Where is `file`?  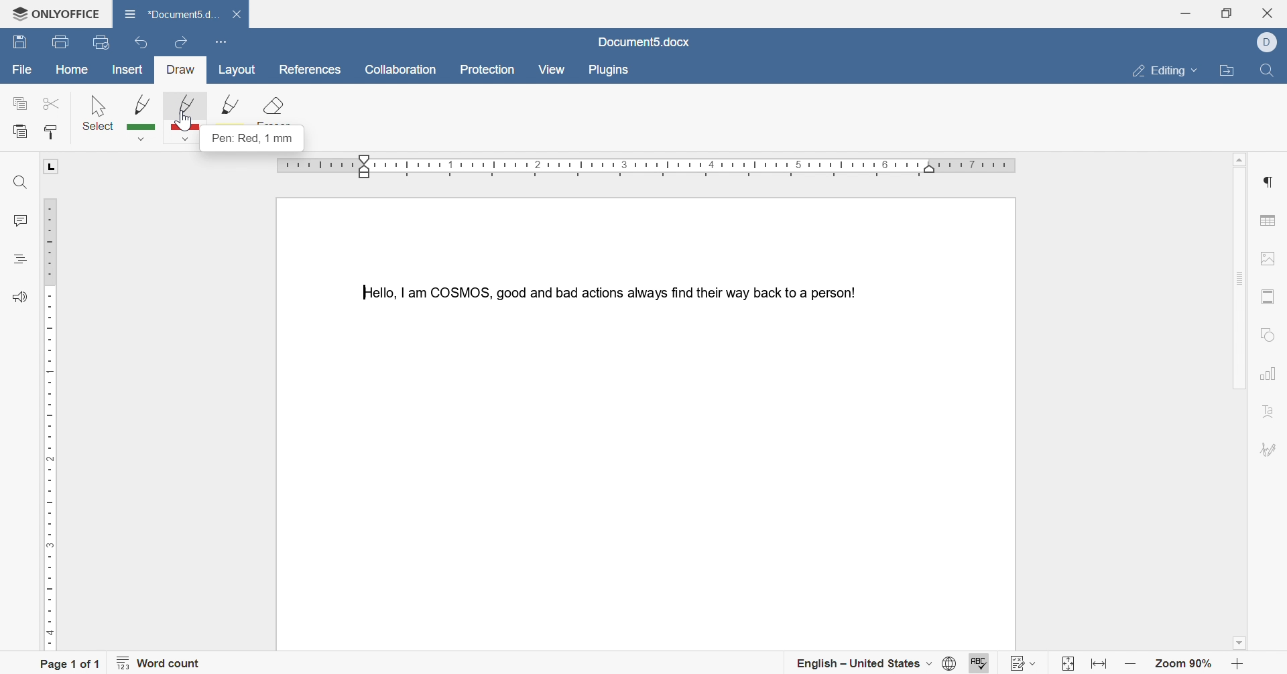
file is located at coordinates (22, 71).